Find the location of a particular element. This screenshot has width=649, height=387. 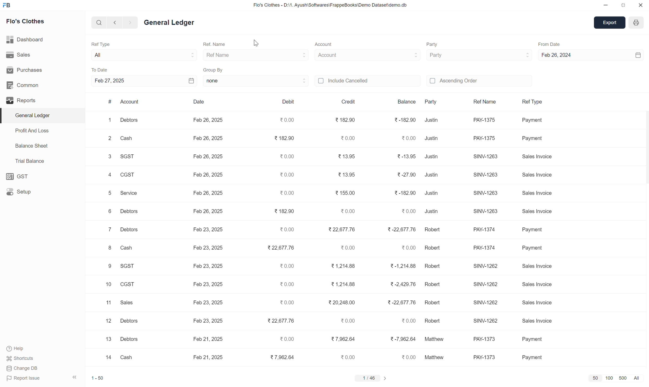

0.00 is located at coordinates (289, 156).